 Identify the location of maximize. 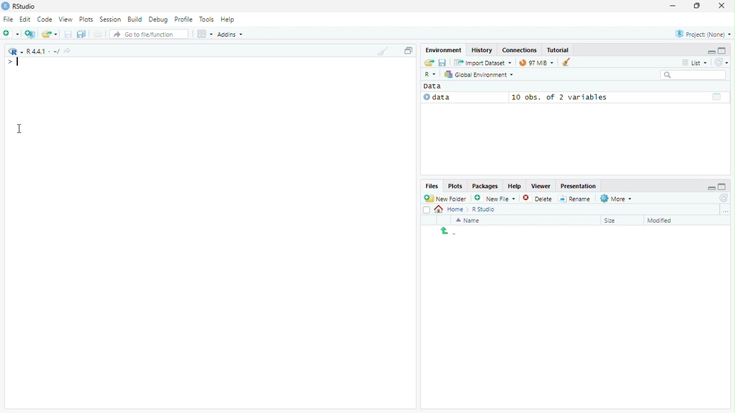
(724, 50).